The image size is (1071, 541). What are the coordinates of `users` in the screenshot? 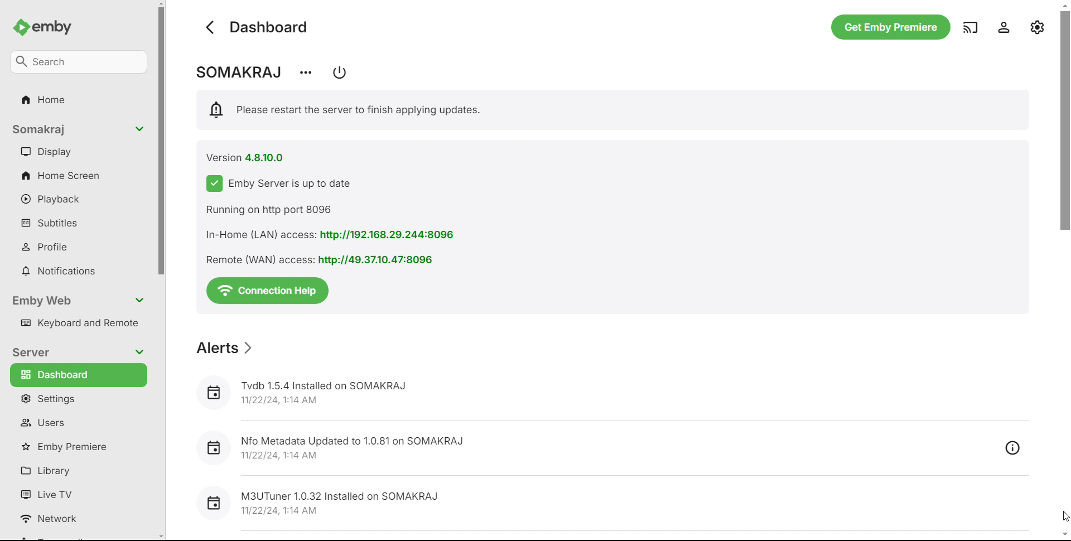 It's located at (76, 422).